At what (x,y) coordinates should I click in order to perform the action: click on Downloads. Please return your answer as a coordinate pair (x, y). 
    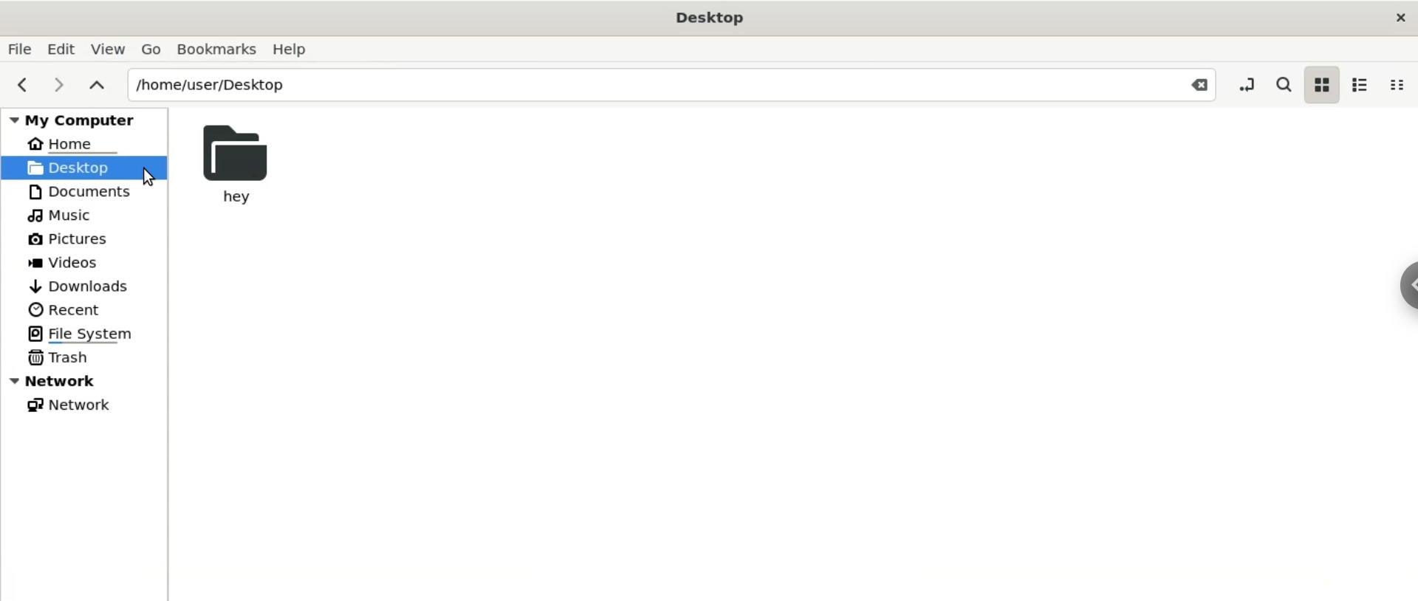
    Looking at the image, I should click on (94, 285).